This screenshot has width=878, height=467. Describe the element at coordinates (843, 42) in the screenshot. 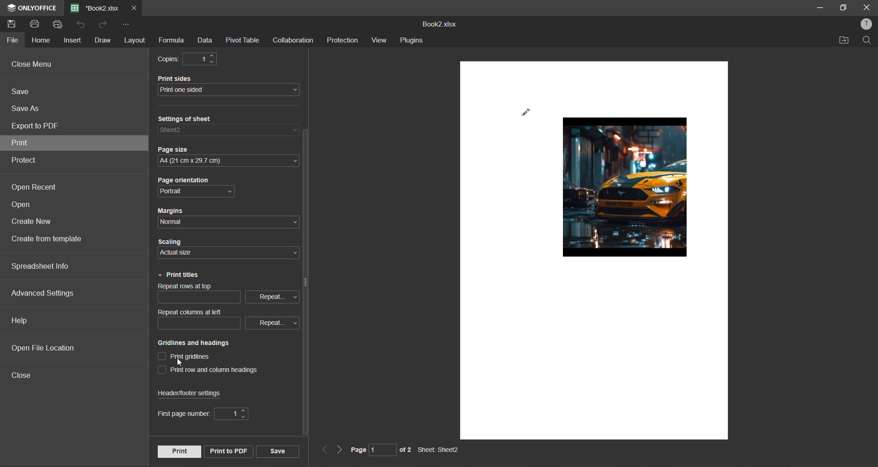

I see `open location` at that location.